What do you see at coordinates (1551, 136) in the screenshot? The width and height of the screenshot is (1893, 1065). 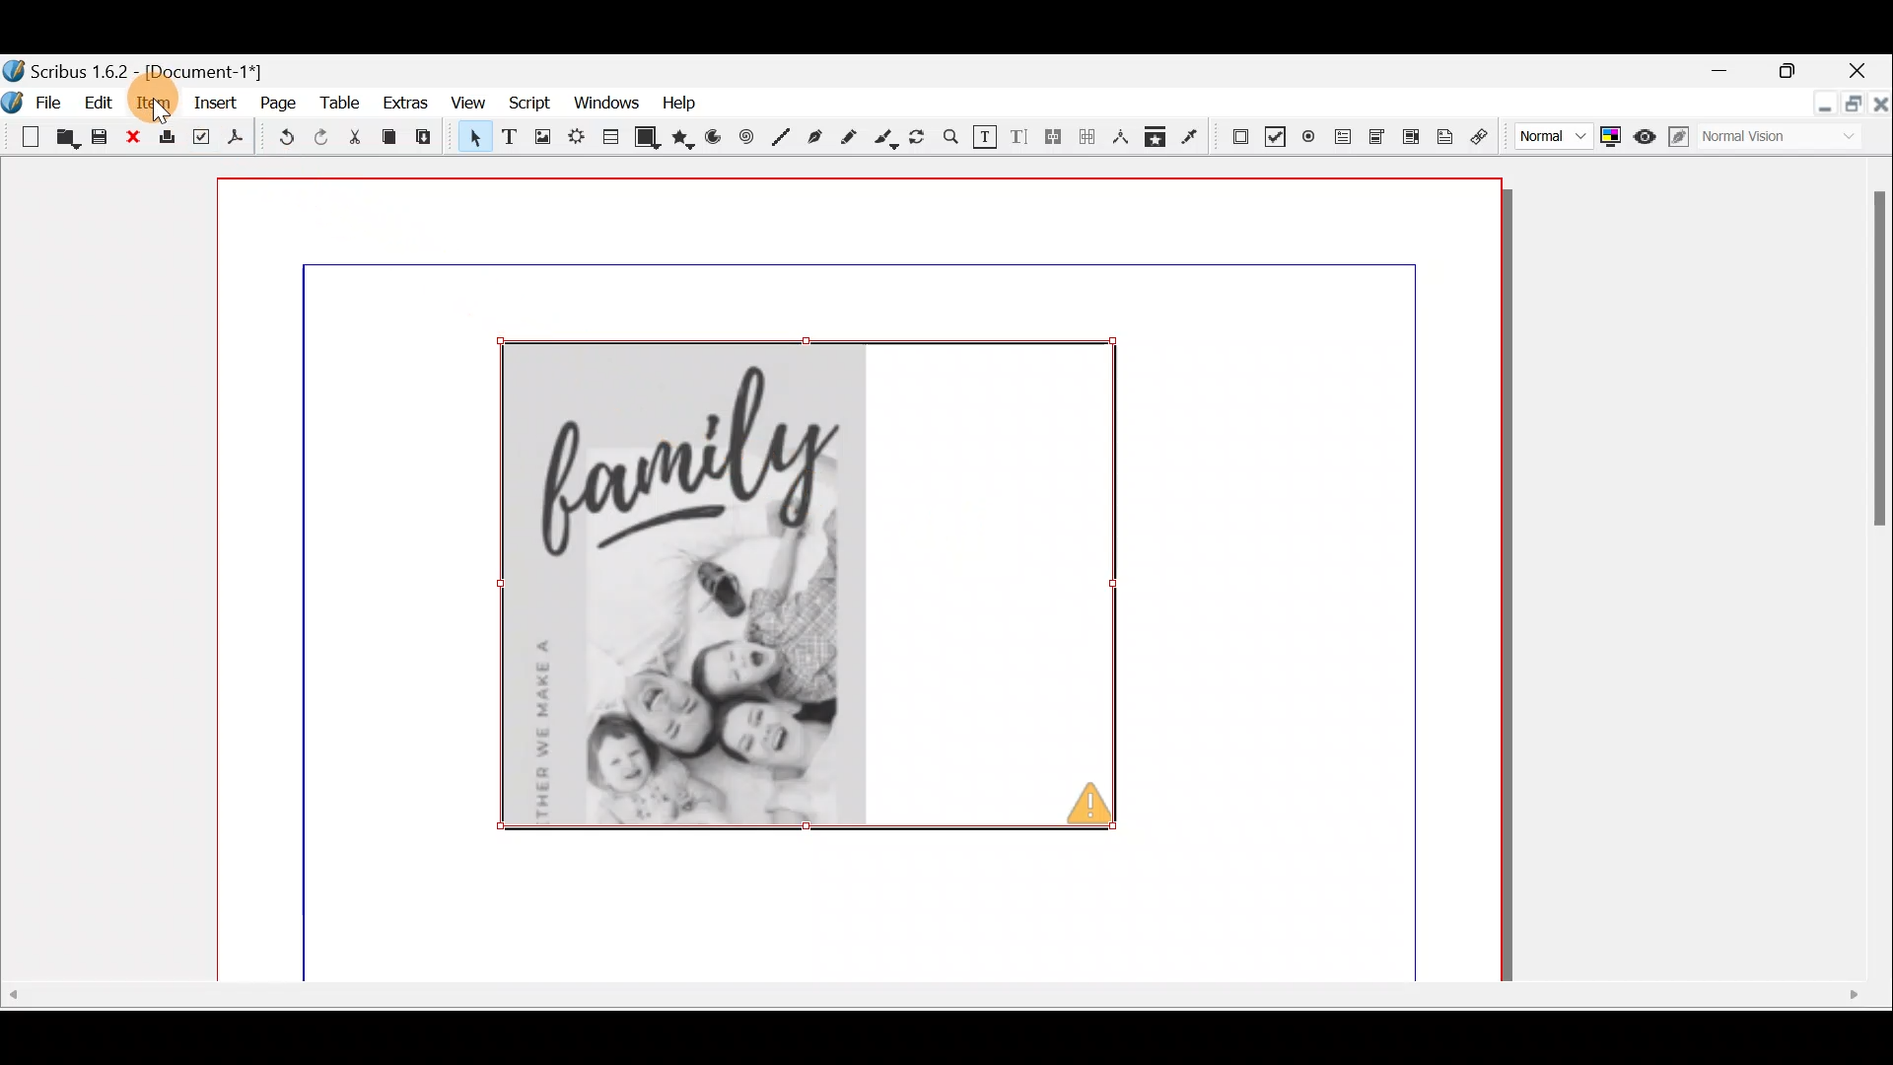 I see `Image preview quality` at bounding box center [1551, 136].